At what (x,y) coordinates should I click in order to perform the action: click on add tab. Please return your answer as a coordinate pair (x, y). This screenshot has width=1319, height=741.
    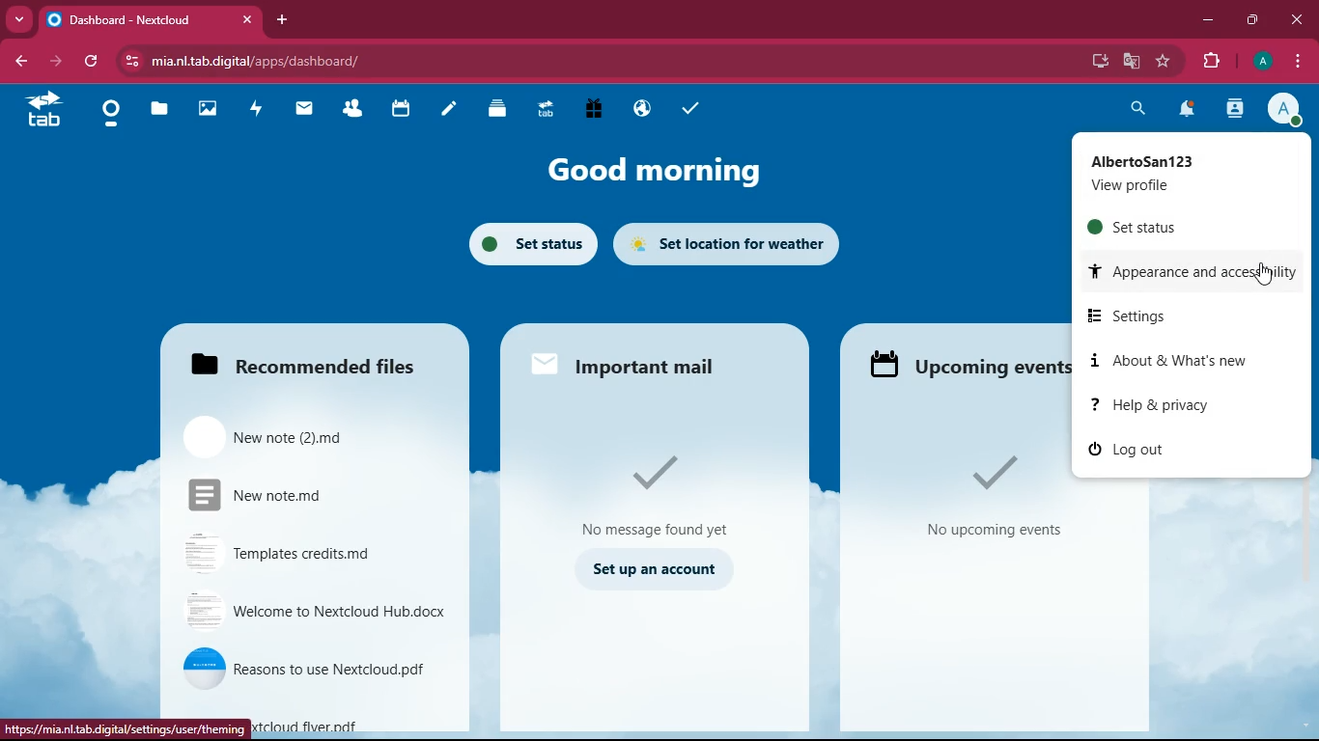
    Looking at the image, I should click on (279, 19).